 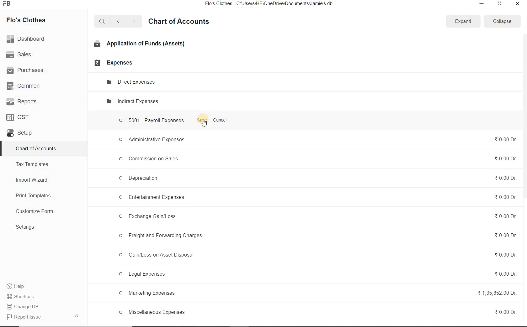 What do you see at coordinates (19, 133) in the screenshot?
I see `set up` at bounding box center [19, 133].